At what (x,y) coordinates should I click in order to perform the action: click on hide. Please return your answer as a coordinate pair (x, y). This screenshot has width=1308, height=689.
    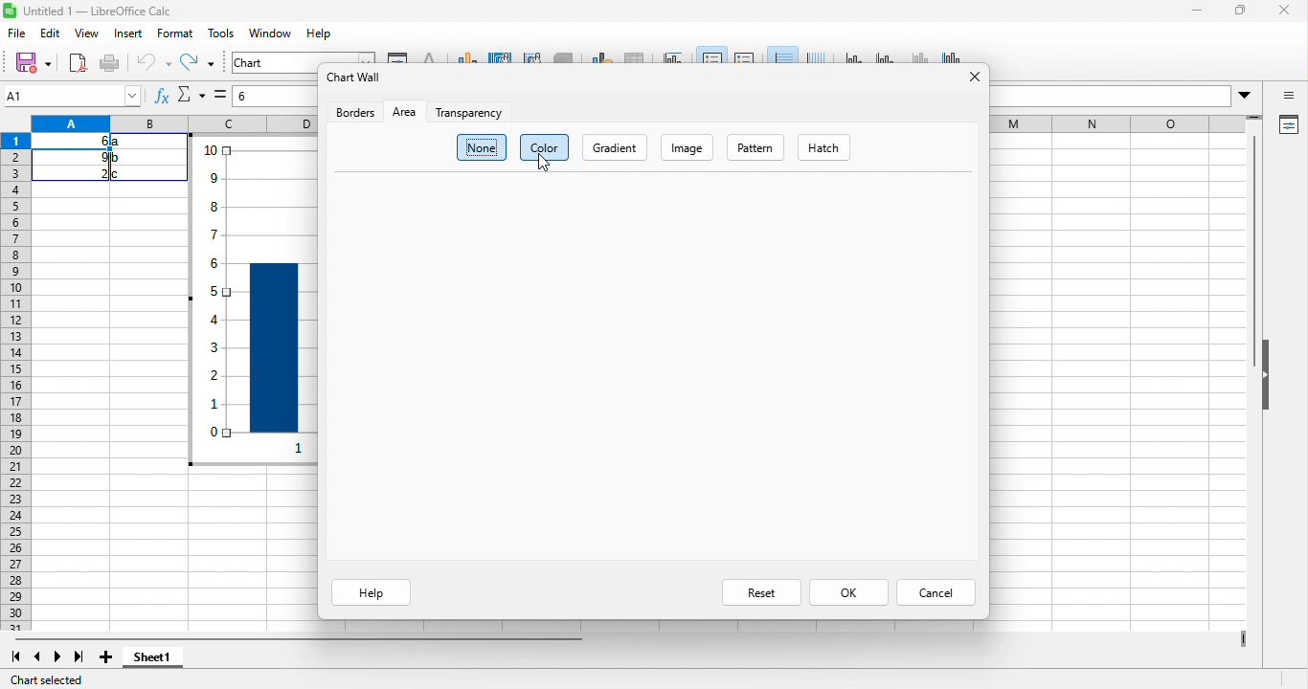
    Looking at the image, I should click on (1269, 400).